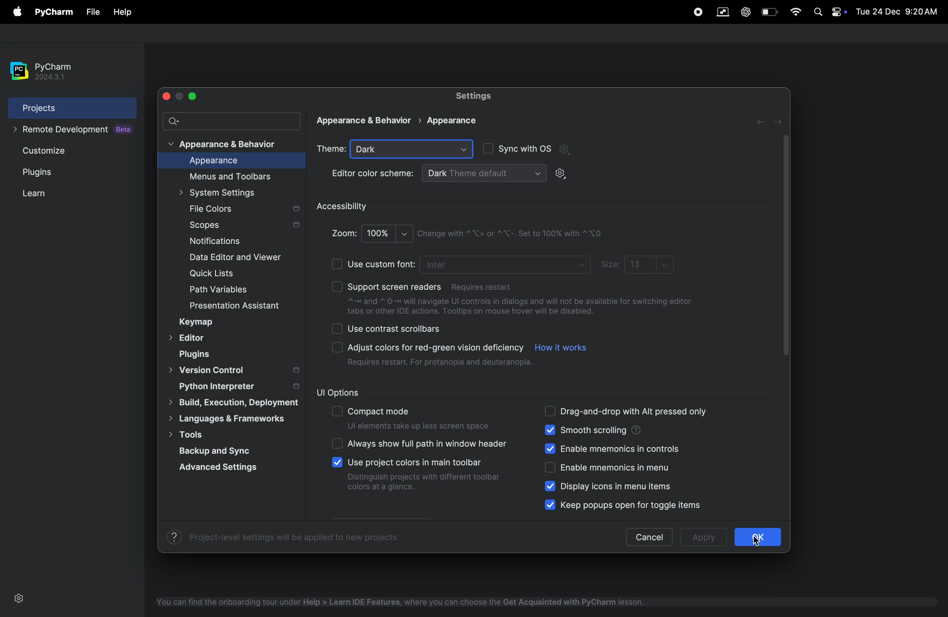  What do you see at coordinates (234, 371) in the screenshot?
I see `version control` at bounding box center [234, 371].